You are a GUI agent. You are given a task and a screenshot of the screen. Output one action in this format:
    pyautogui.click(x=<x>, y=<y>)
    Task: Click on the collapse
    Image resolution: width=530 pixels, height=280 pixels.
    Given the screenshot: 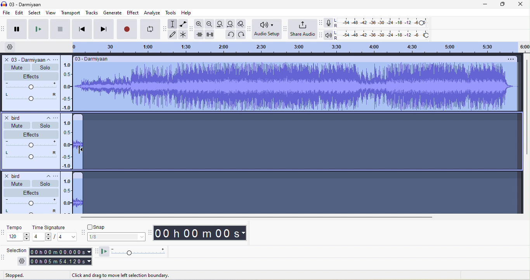 What is the action you would take?
    pyautogui.click(x=45, y=176)
    